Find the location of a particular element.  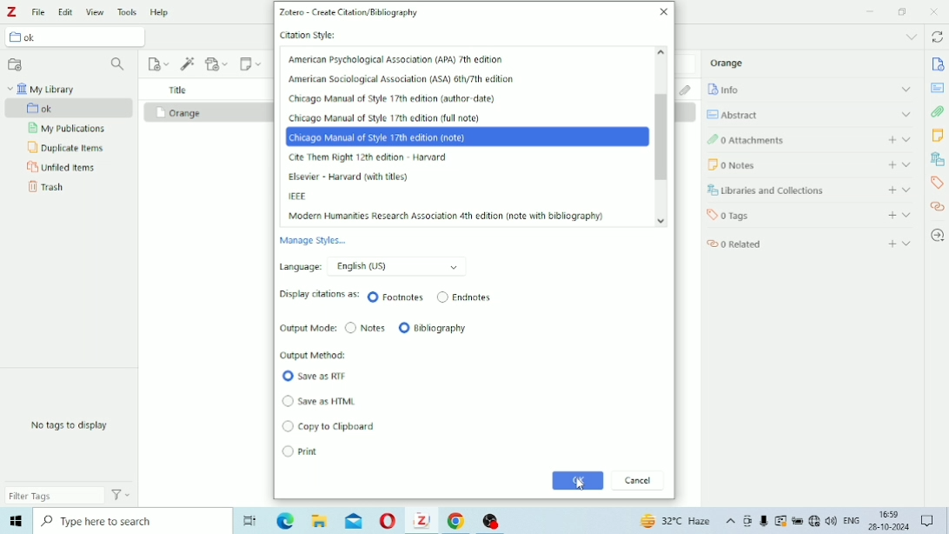

OK is located at coordinates (578, 480).